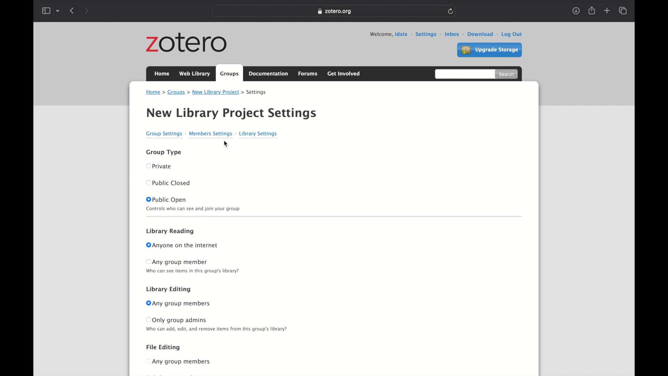 The image size is (668, 376). I want to click on library reading, so click(170, 232).